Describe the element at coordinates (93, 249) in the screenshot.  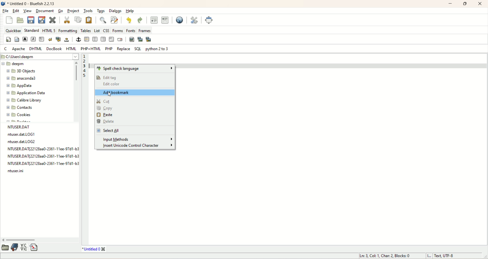
I see `title` at that location.